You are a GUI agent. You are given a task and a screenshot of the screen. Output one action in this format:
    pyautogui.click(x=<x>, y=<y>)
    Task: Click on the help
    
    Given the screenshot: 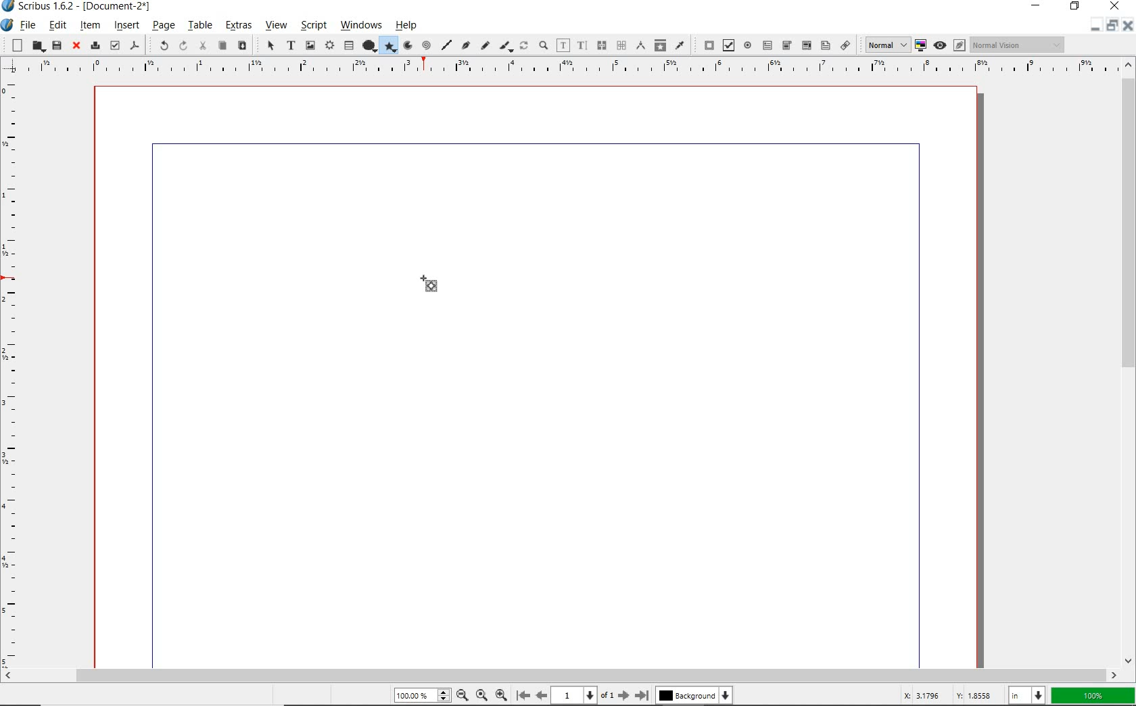 What is the action you would take?
    pyautogui.click(x=408, y=27)
    